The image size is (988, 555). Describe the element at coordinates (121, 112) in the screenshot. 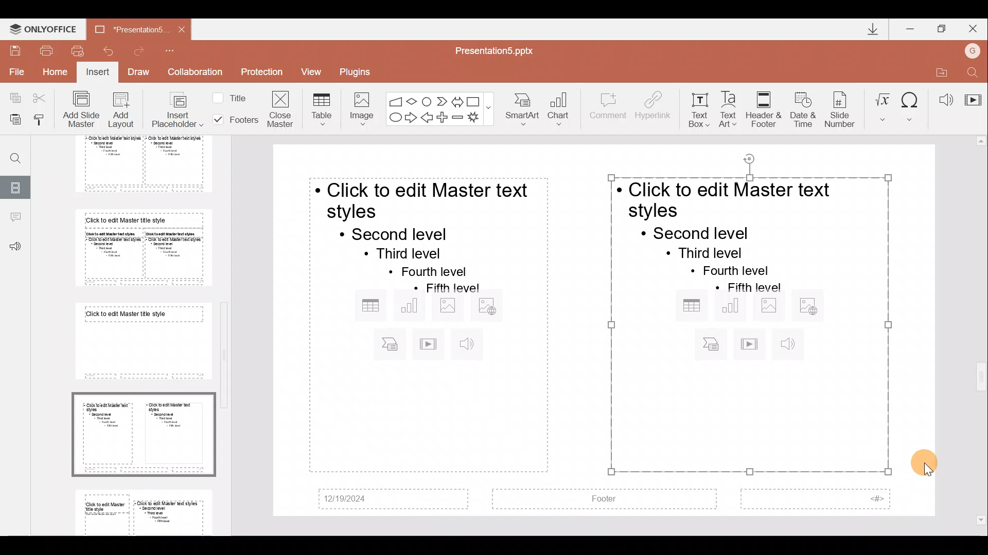

I see `Add layout` at that location.